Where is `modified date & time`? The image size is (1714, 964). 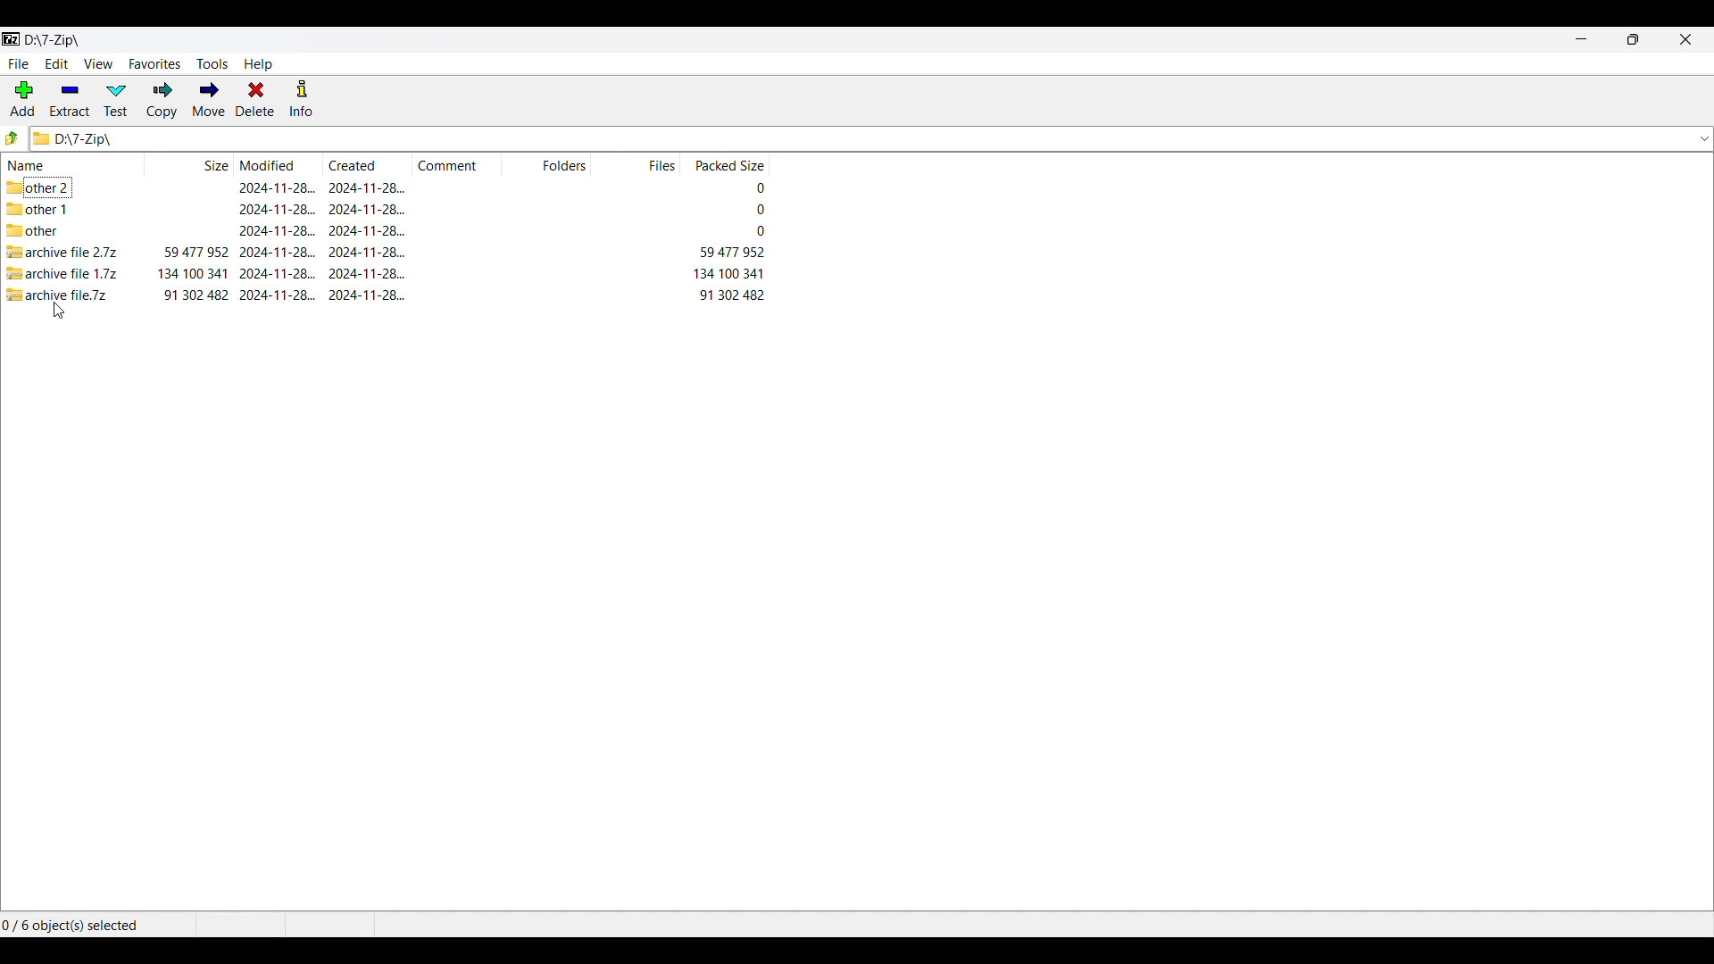
modified date & time is located at coordinates (279, 295).